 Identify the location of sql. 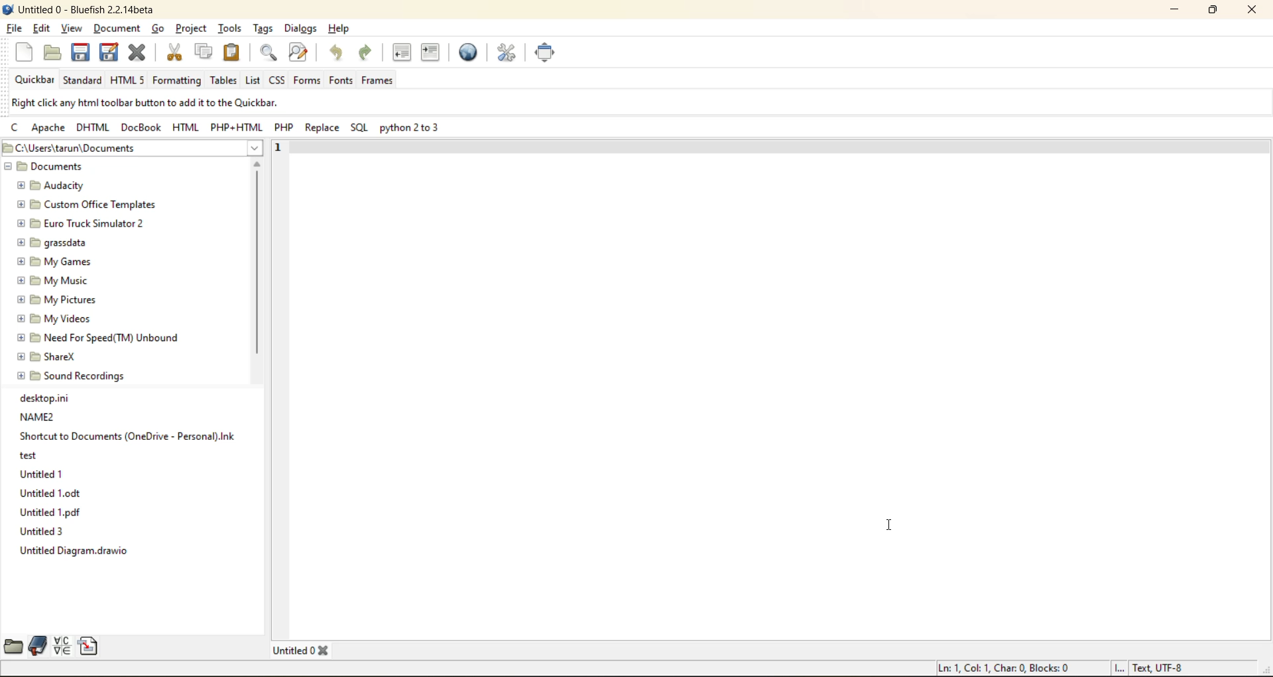
(360, 129).